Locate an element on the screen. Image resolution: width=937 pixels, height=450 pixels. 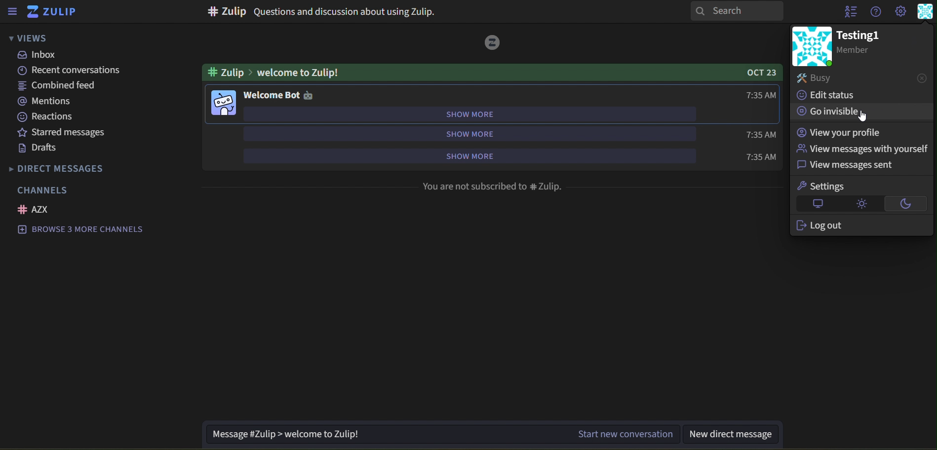
welcome to Zulip! is located at coordinates (273, 73).